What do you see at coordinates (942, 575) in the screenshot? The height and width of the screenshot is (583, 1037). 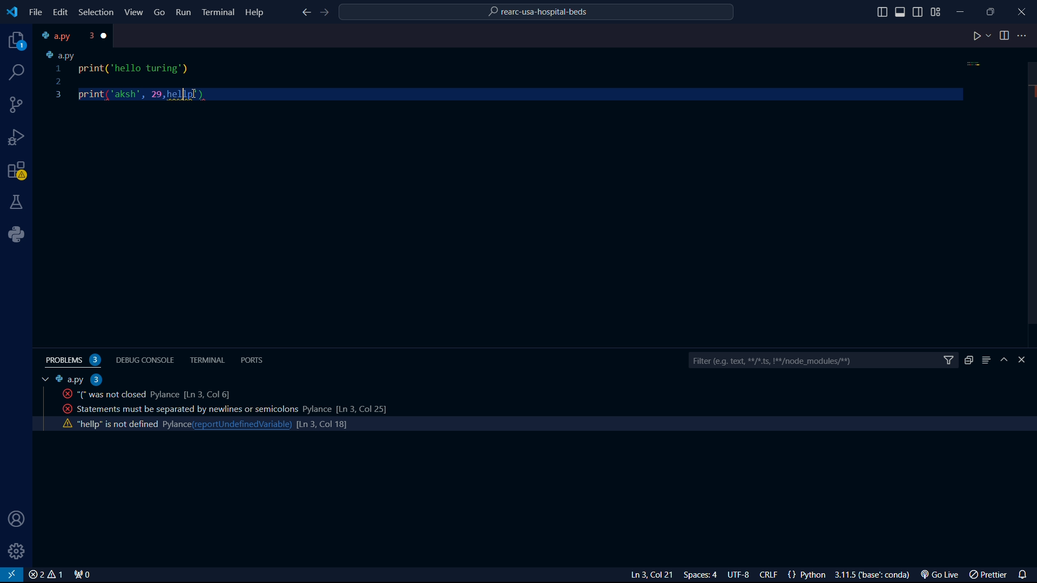 I see `Go Live` at bounding box center [942, 575].